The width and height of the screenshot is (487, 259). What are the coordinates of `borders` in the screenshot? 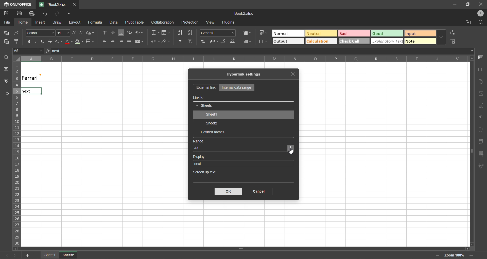 It's located at (90, 42).